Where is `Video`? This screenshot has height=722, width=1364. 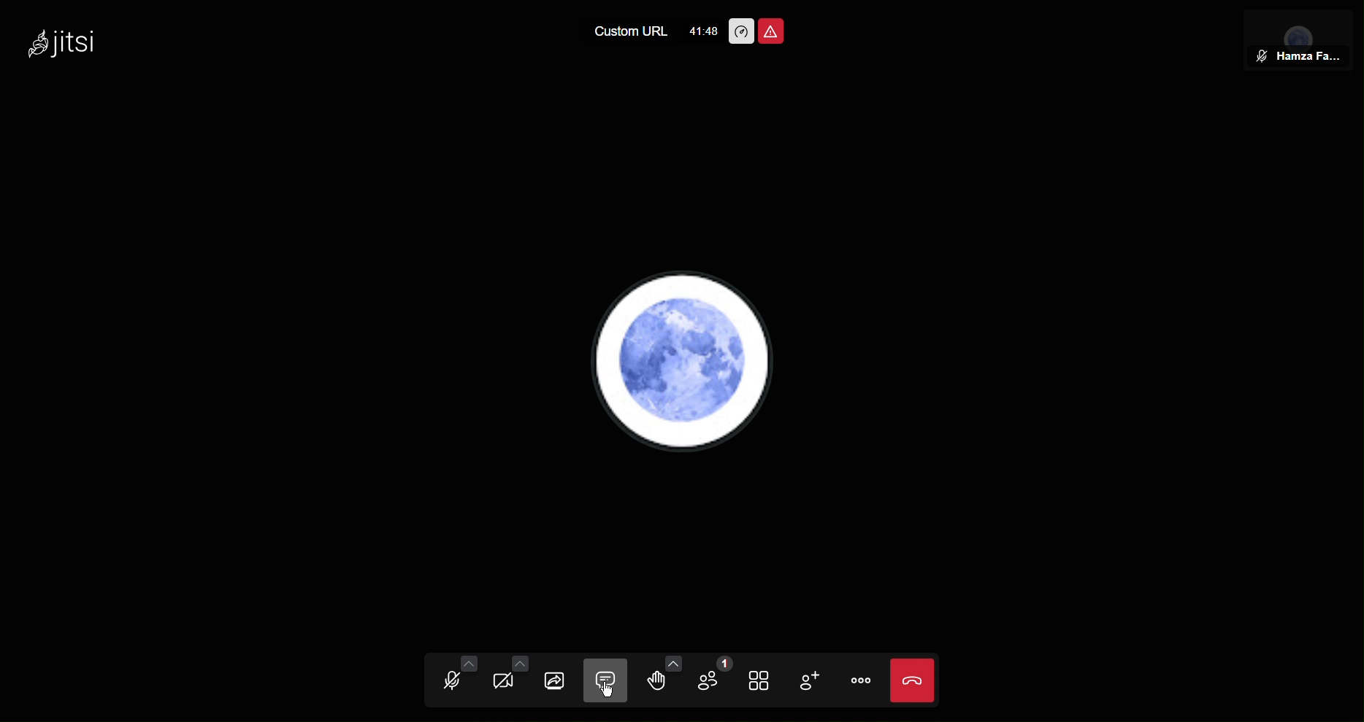 Video is located at coordinates (507, 679).